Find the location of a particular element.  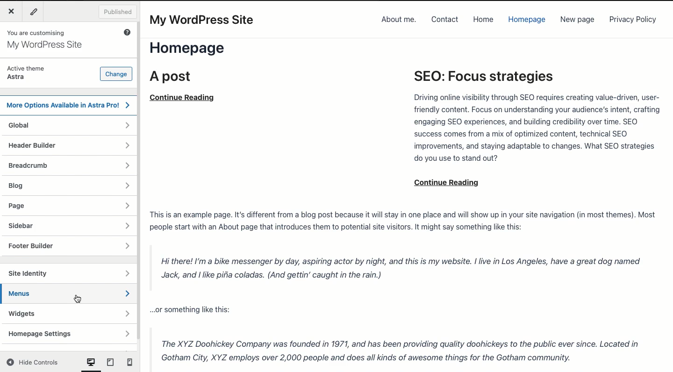

cursor is located at coordinates (78, 299).